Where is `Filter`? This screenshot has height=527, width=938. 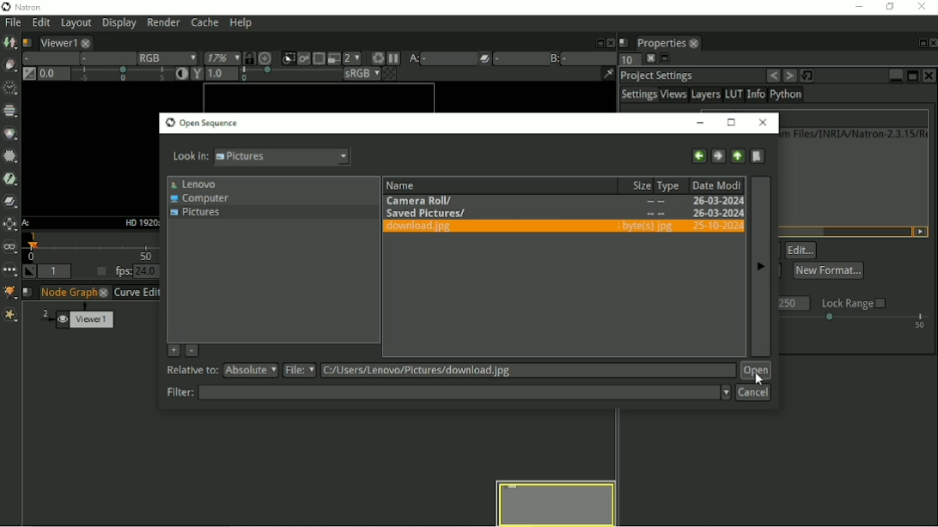 Filter is located at coordinates (447, 392).